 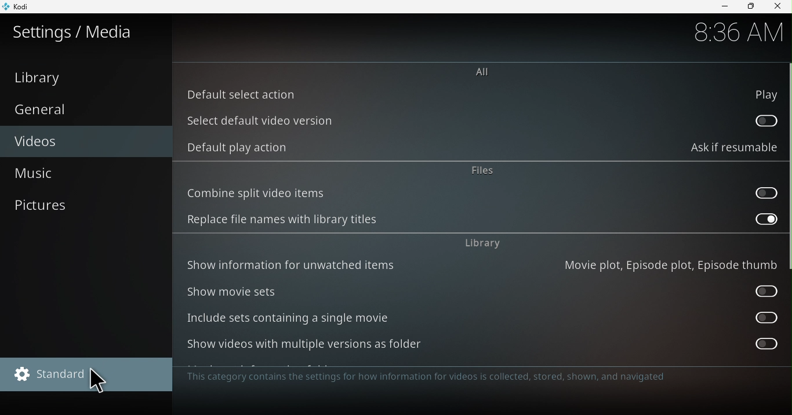 What do you see at coordinates (85, 205) in the screenshot?
I see `Pictures` at bounding box center [85, 205].